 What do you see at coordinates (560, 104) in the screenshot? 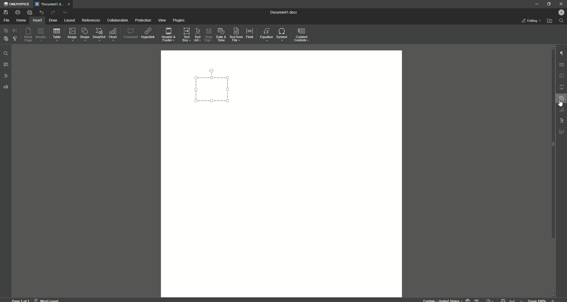
I see `cursor` at bounding box center [560, 104].